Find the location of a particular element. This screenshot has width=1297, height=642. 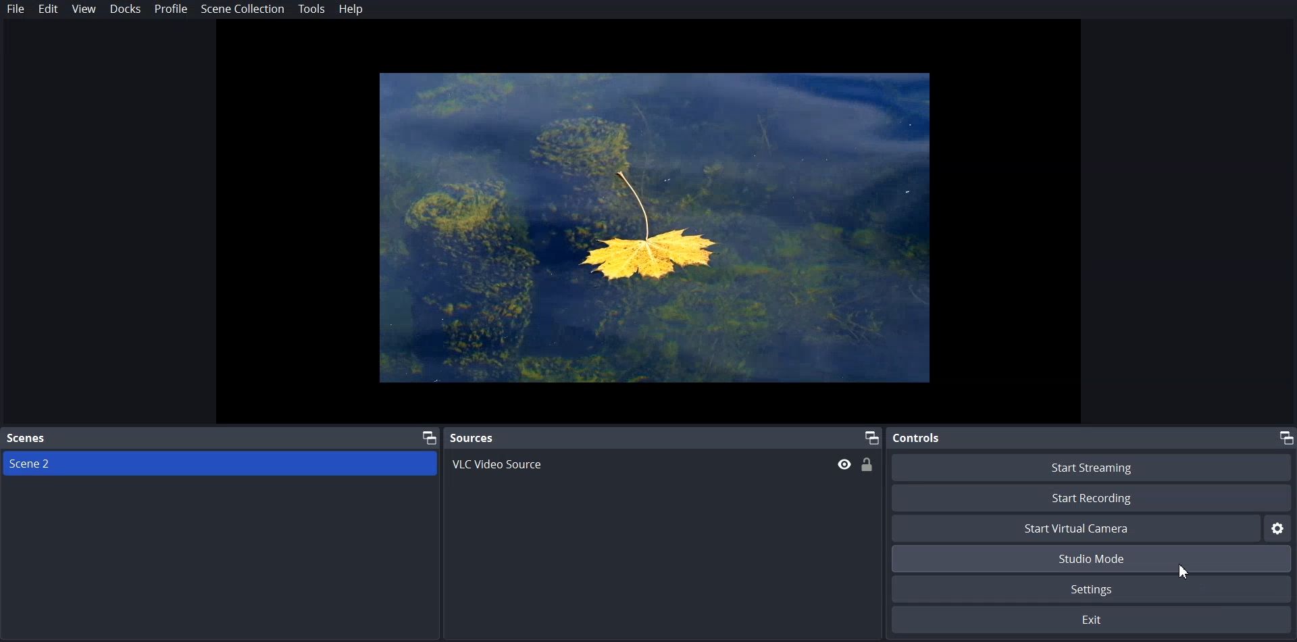

Maximize is located at coordinates (1286, 437).